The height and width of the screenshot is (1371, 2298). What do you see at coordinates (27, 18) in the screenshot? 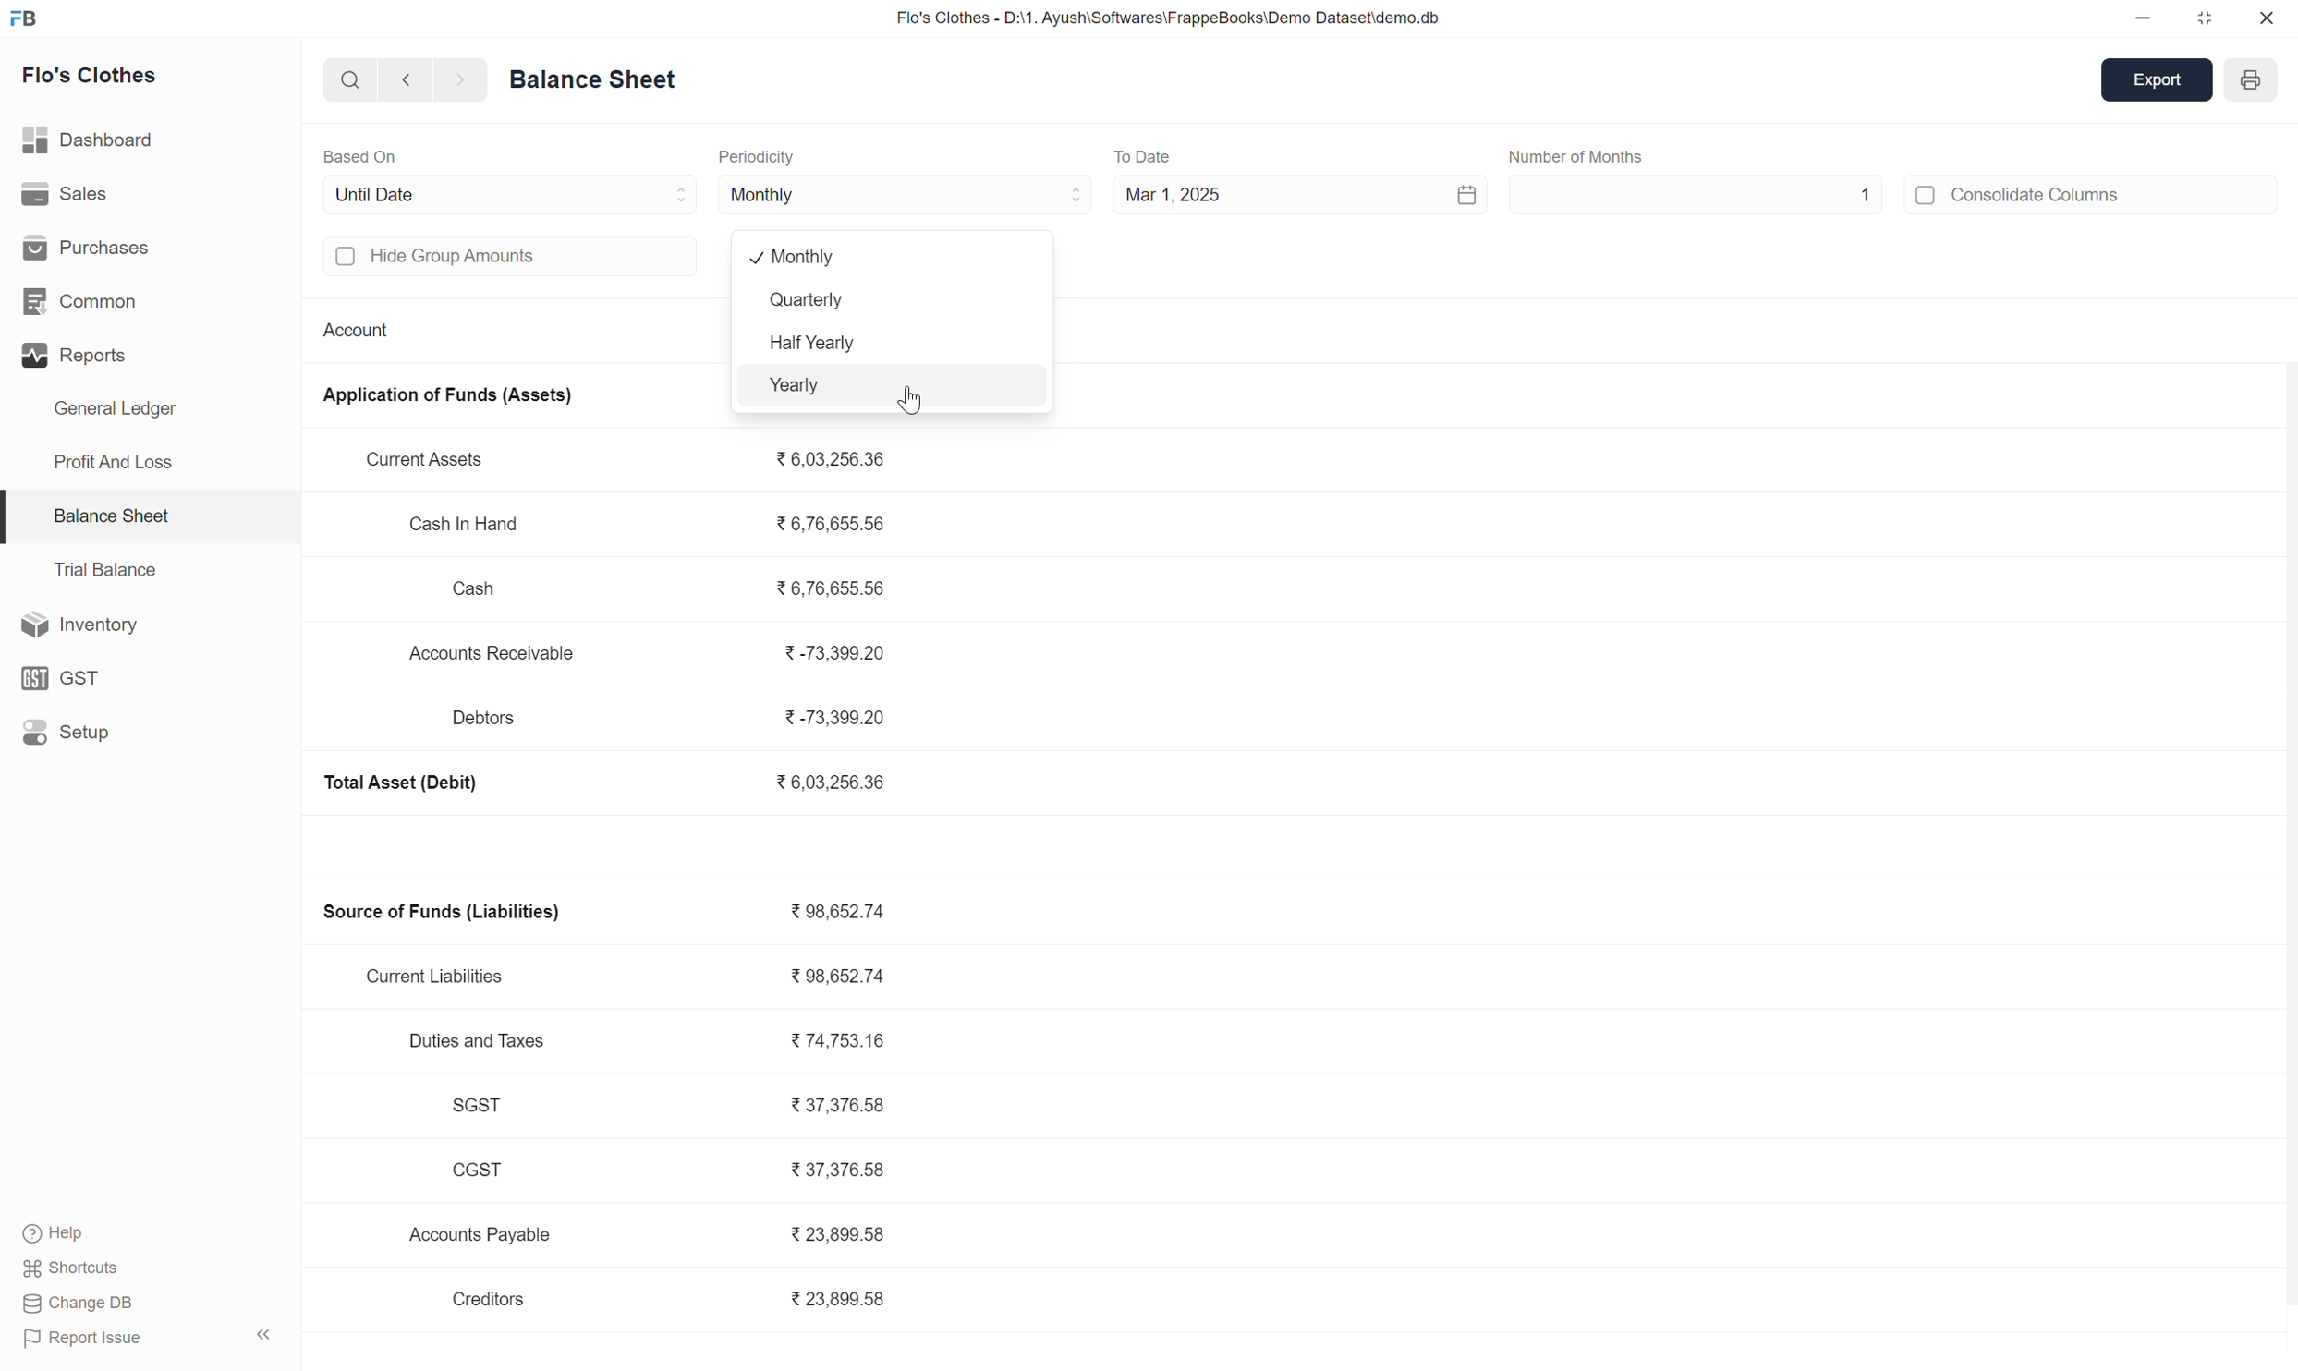
I see `FB` at bounding box center [27, 18].